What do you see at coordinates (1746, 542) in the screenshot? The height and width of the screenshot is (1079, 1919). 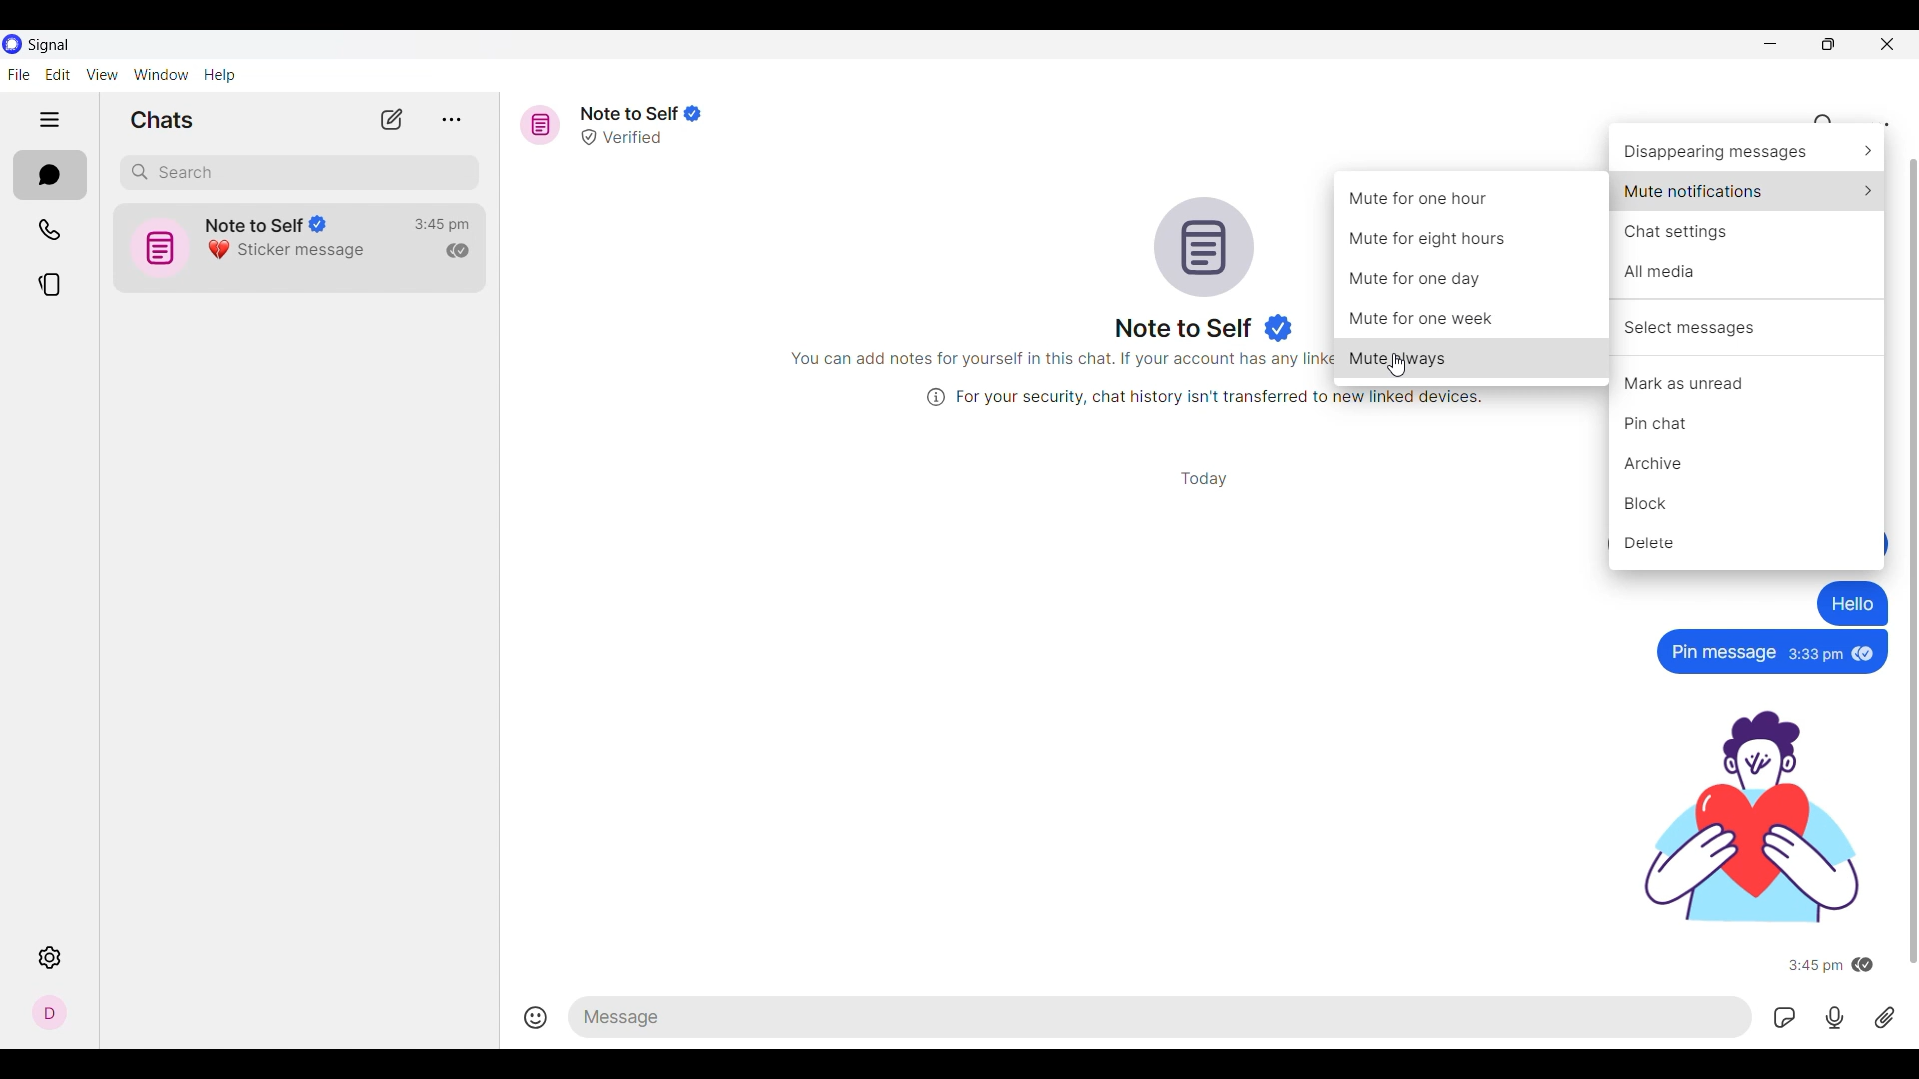 I see `Delete` at bounding box center [1746, 542].